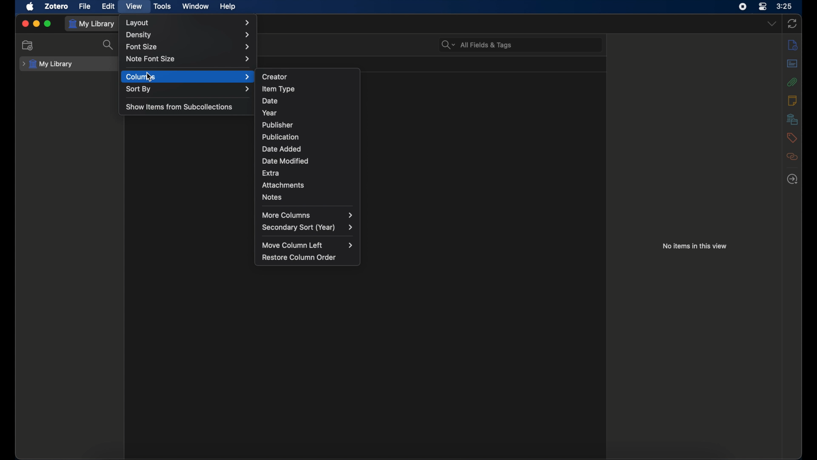 Image resolution: width=817 pixels, height=460 pixels. Describe the element at coordinates (282, 149) in the screenshot. I see `date added` at that location.